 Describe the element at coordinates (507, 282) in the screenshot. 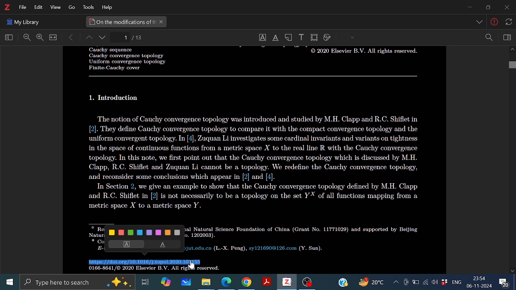

I see `Comment` at that location.